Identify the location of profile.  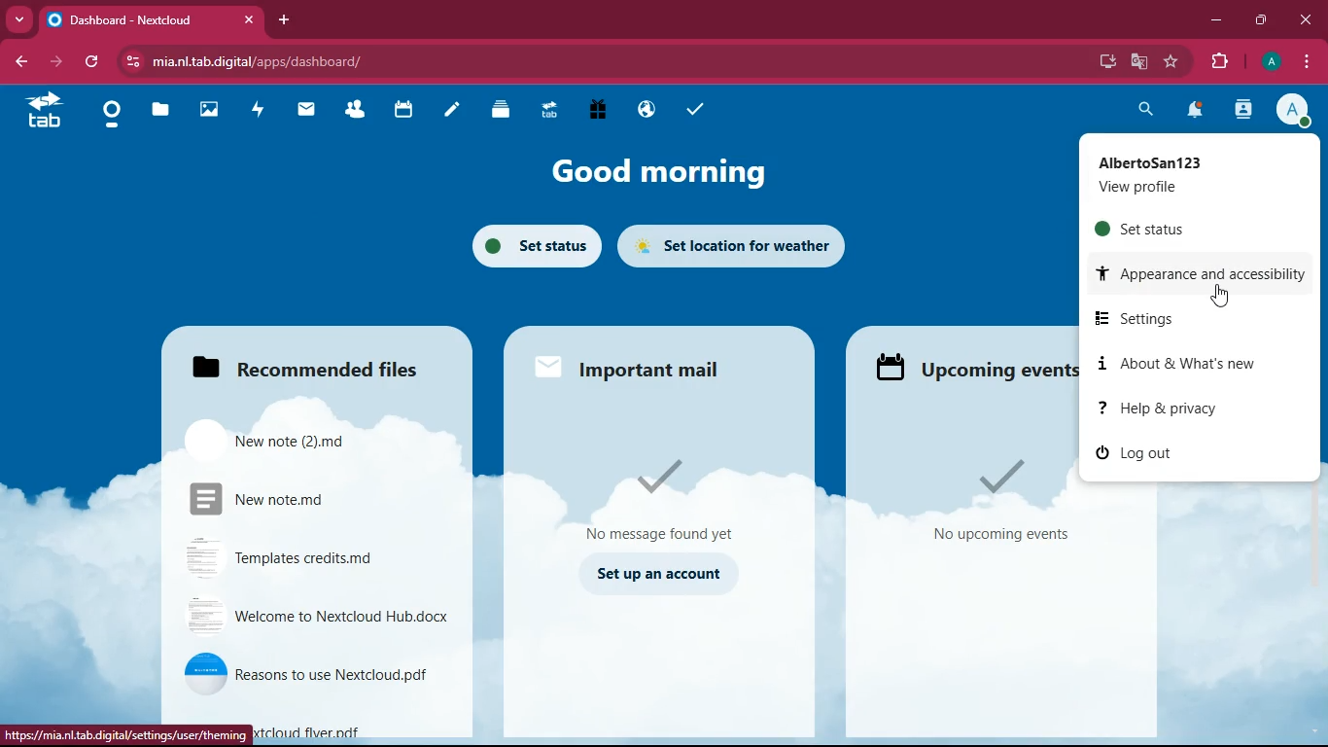
(1296, 111).